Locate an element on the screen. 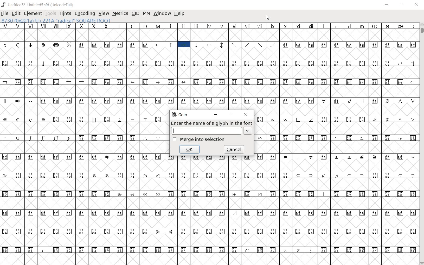 This screenshot has width=424, height=265. MINIMIZE is located at coordinates (387, 5).